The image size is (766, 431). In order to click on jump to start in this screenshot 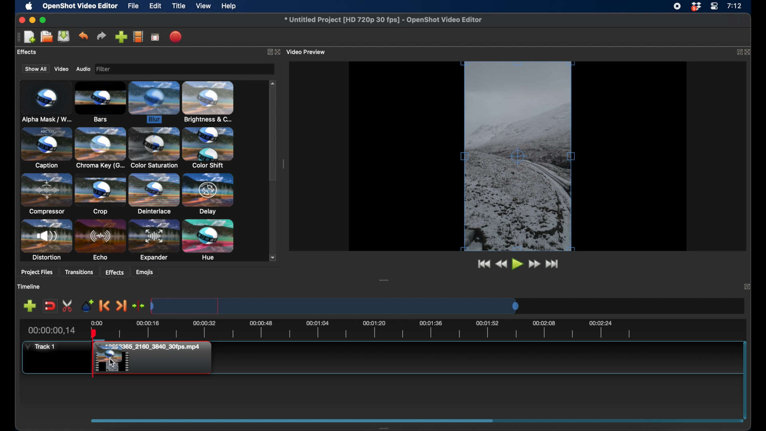, I will do `click(484, 264)`.